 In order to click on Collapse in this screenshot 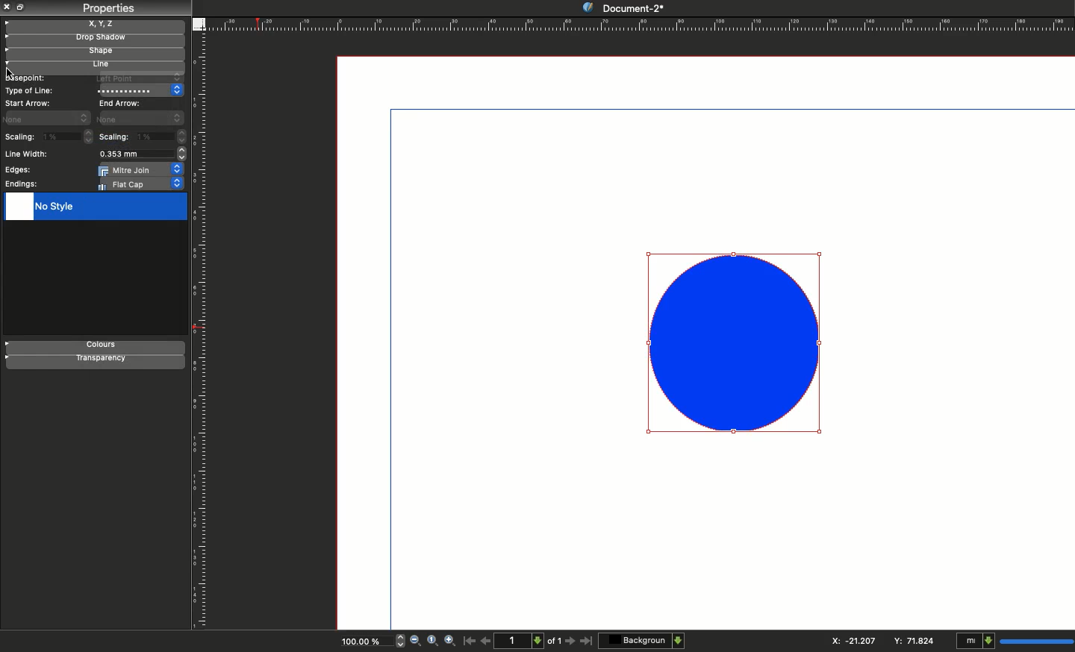, I will do `click(22, 7)`.